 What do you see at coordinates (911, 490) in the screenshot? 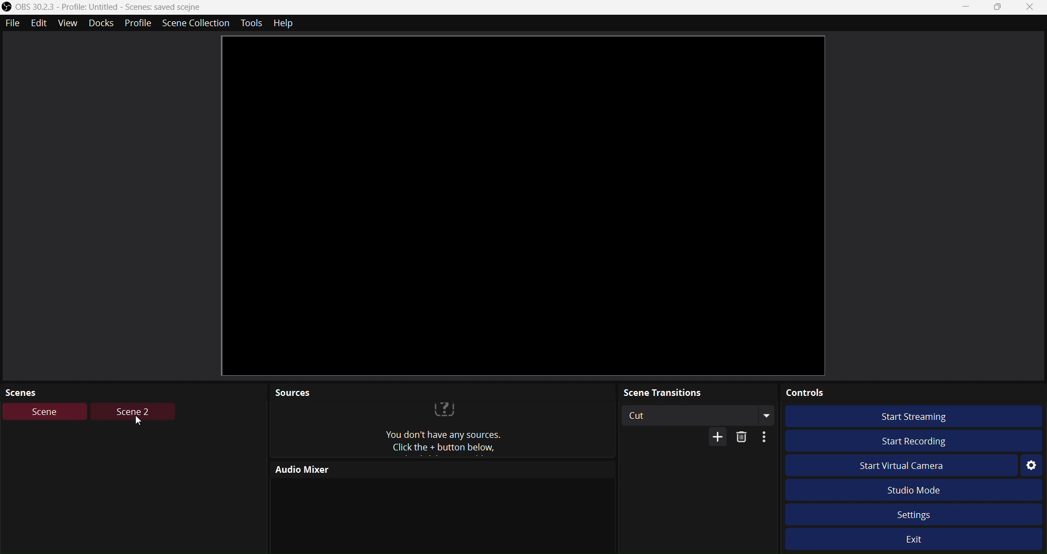
I see `Studio Mode` at bounding box center [911, 490].